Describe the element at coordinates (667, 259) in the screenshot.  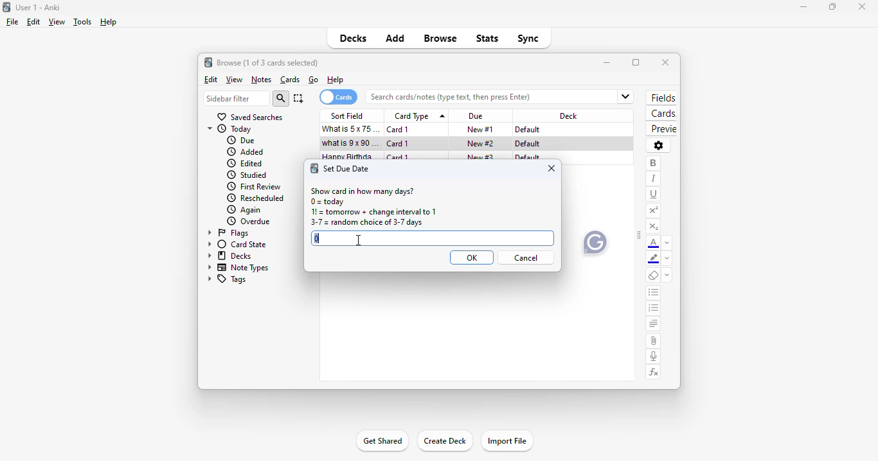
I see `remove color` at that location.